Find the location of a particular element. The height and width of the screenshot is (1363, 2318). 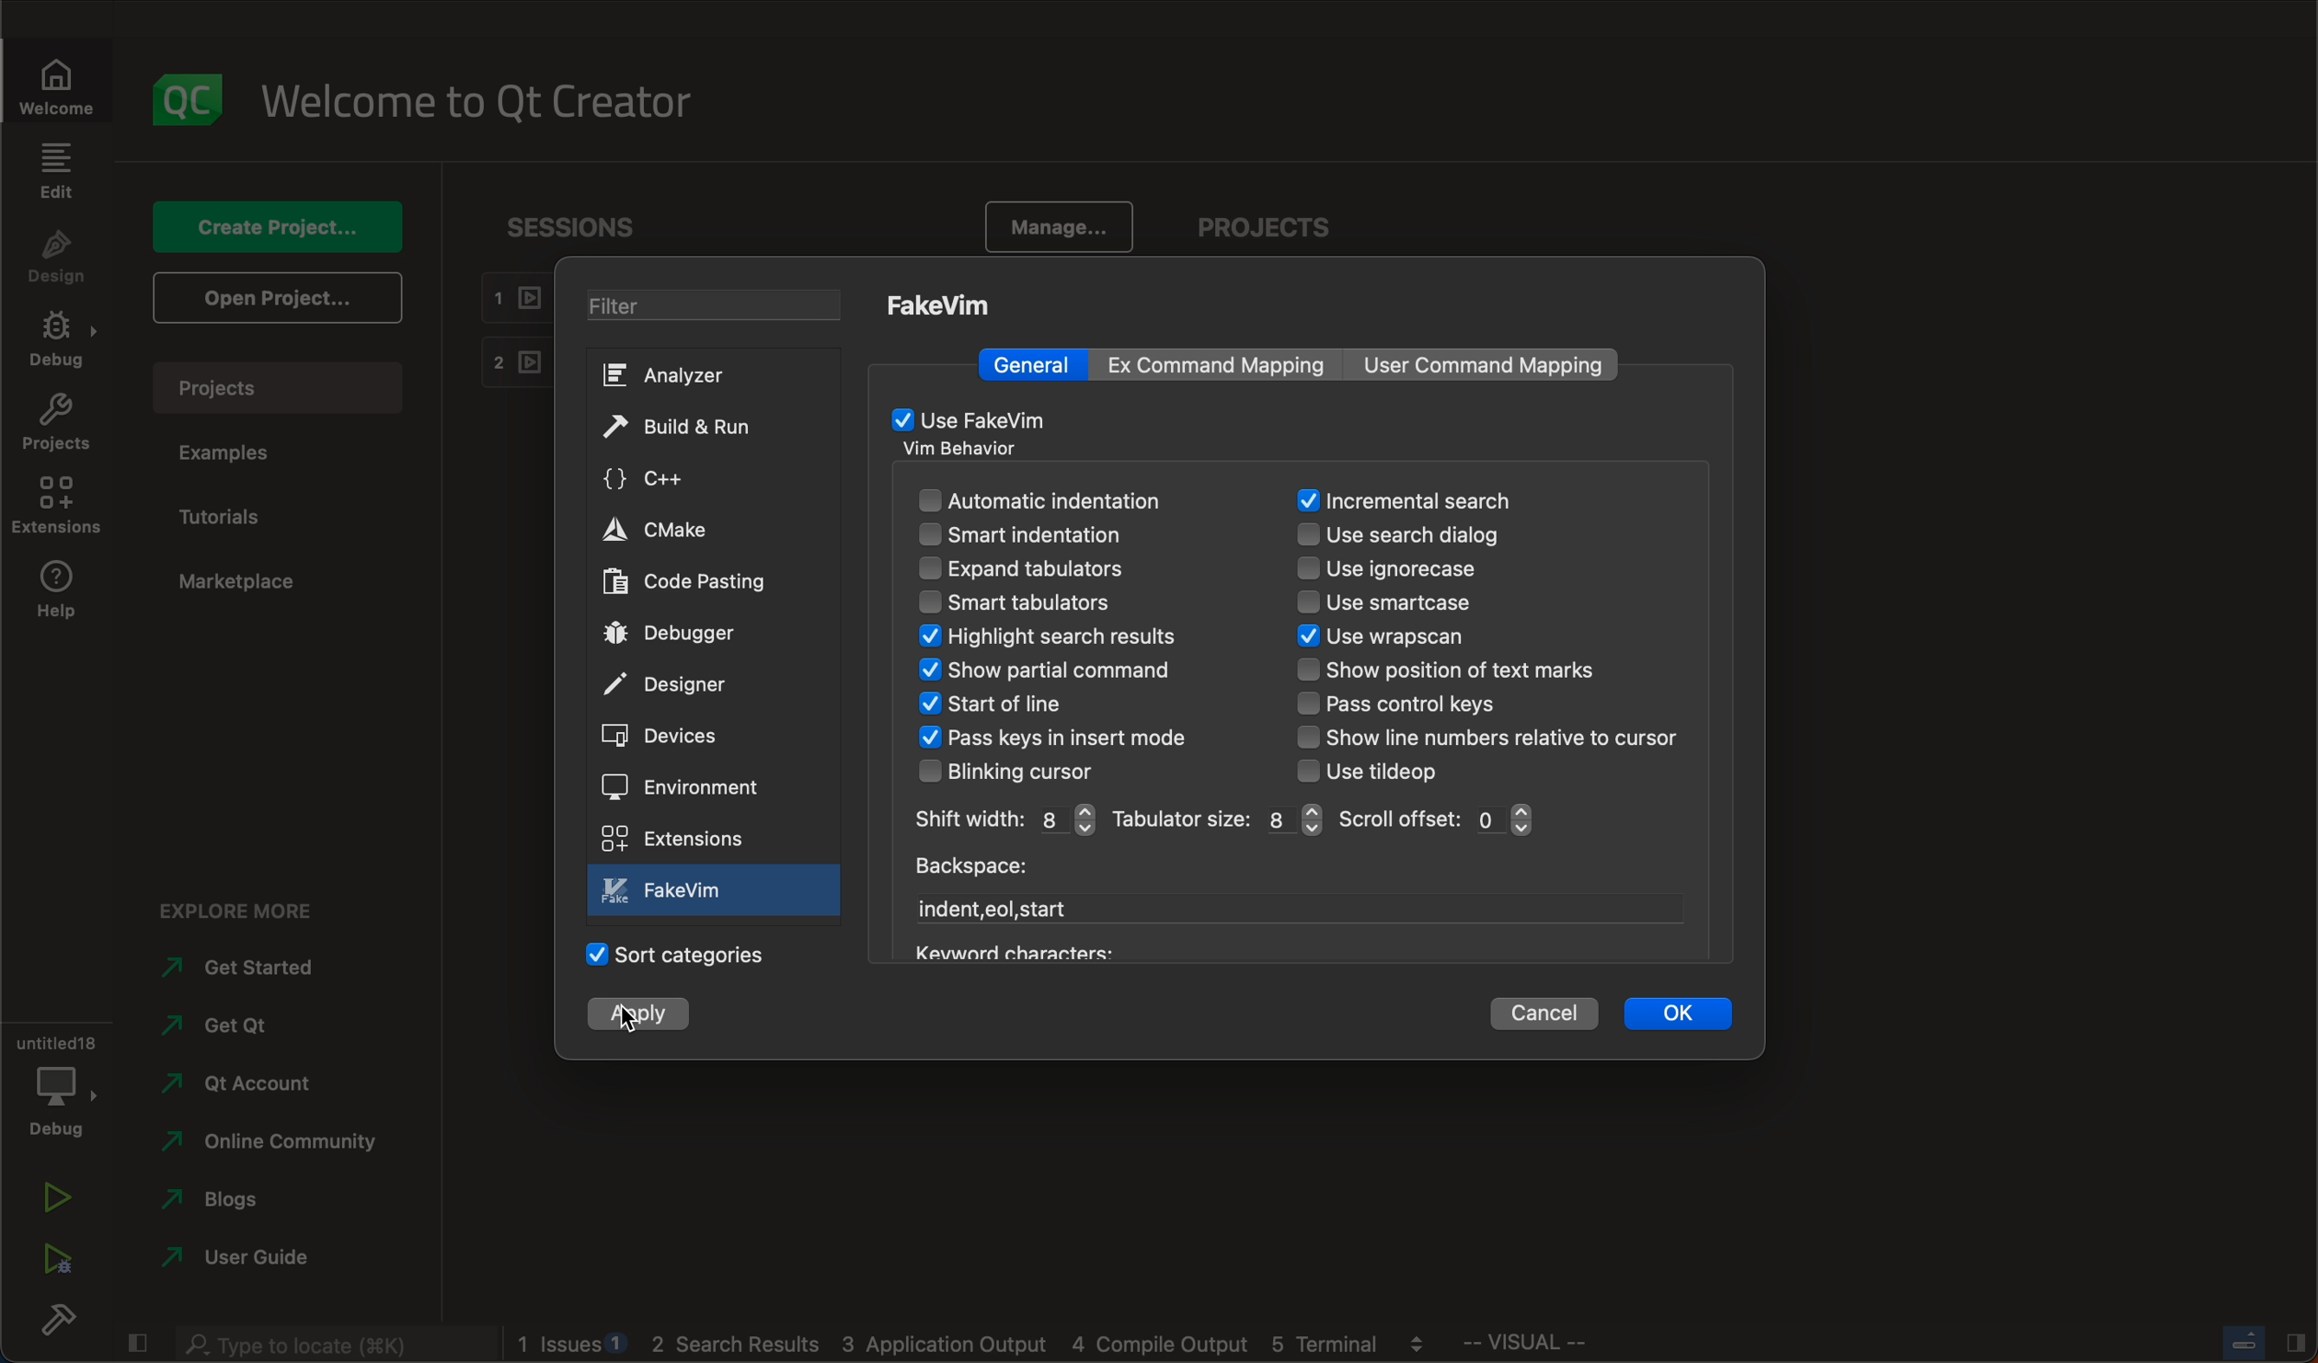

start is located at coordinates (1000, 910).